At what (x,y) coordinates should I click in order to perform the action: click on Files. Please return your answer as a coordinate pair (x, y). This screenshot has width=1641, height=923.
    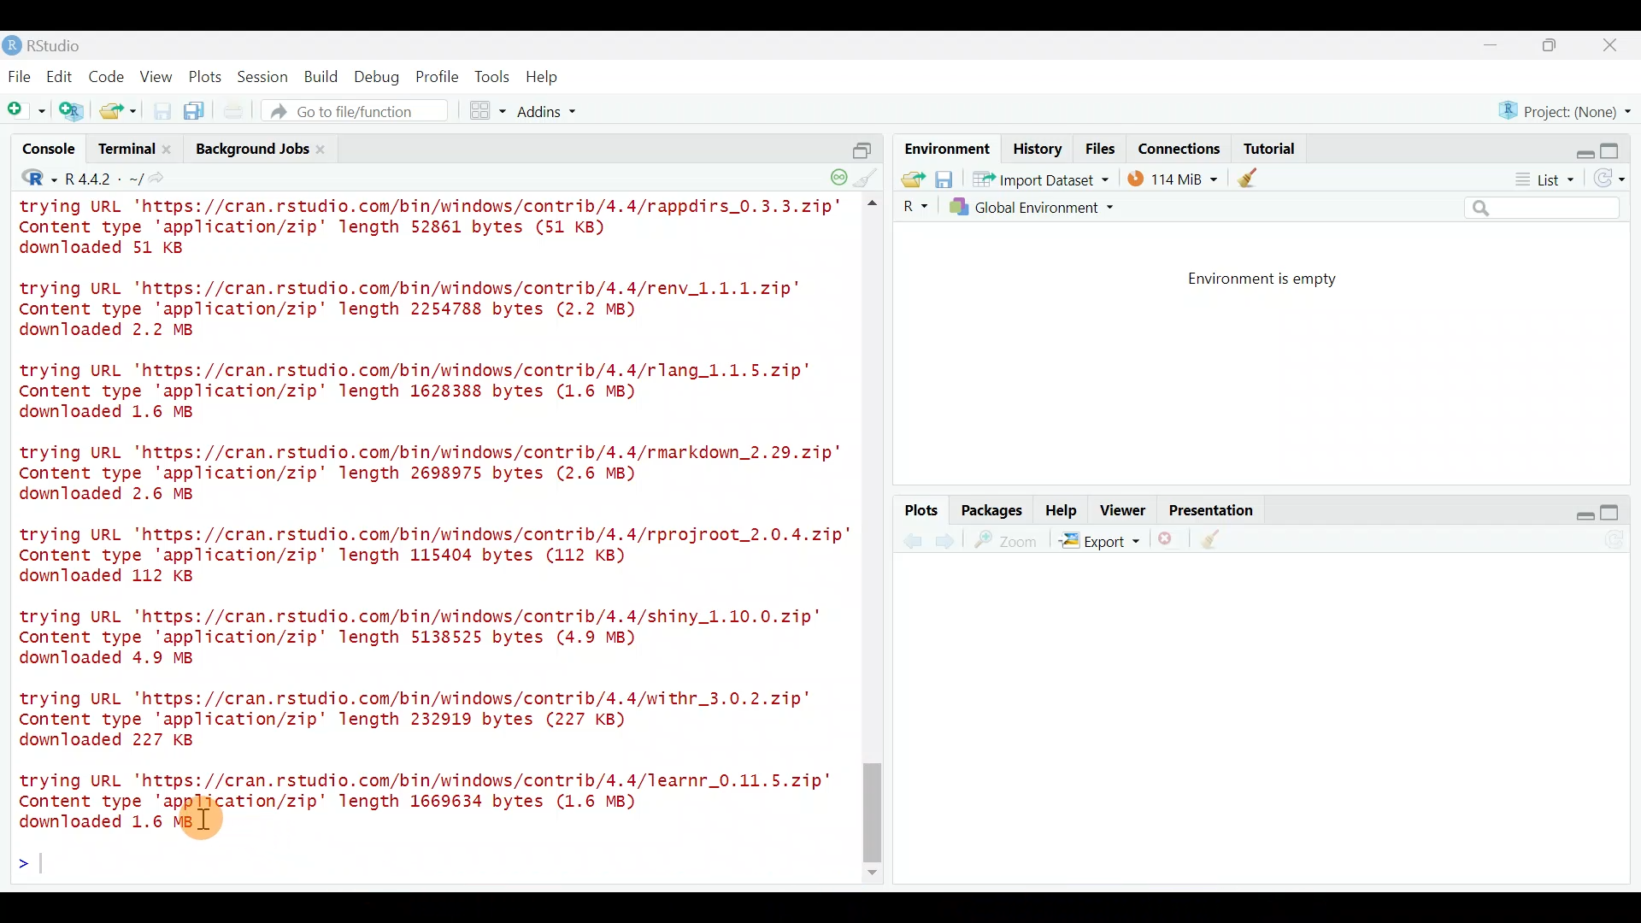
    Looking at the image, I should click on (1101, 149).